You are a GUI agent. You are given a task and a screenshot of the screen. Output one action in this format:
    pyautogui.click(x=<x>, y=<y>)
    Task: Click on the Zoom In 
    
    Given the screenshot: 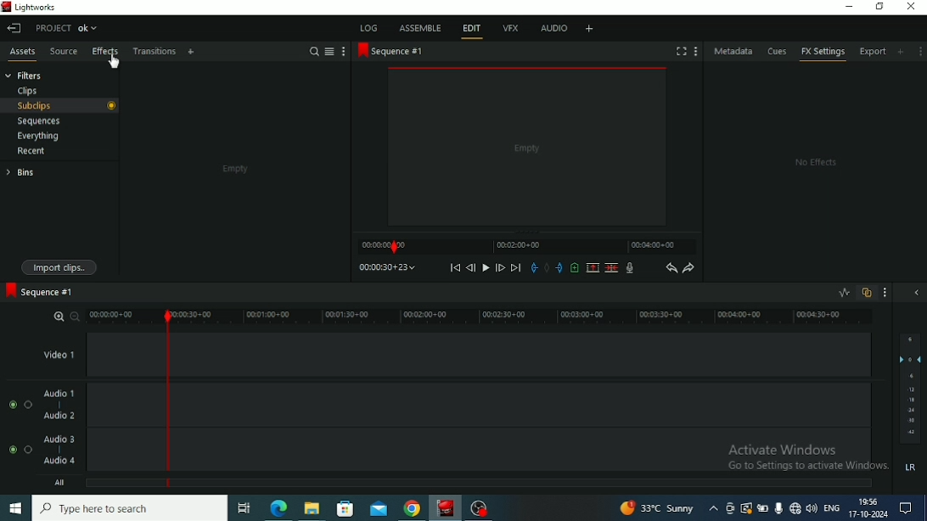 What is the action you would take?
    pyautogui.click(x=59, y=315)
    